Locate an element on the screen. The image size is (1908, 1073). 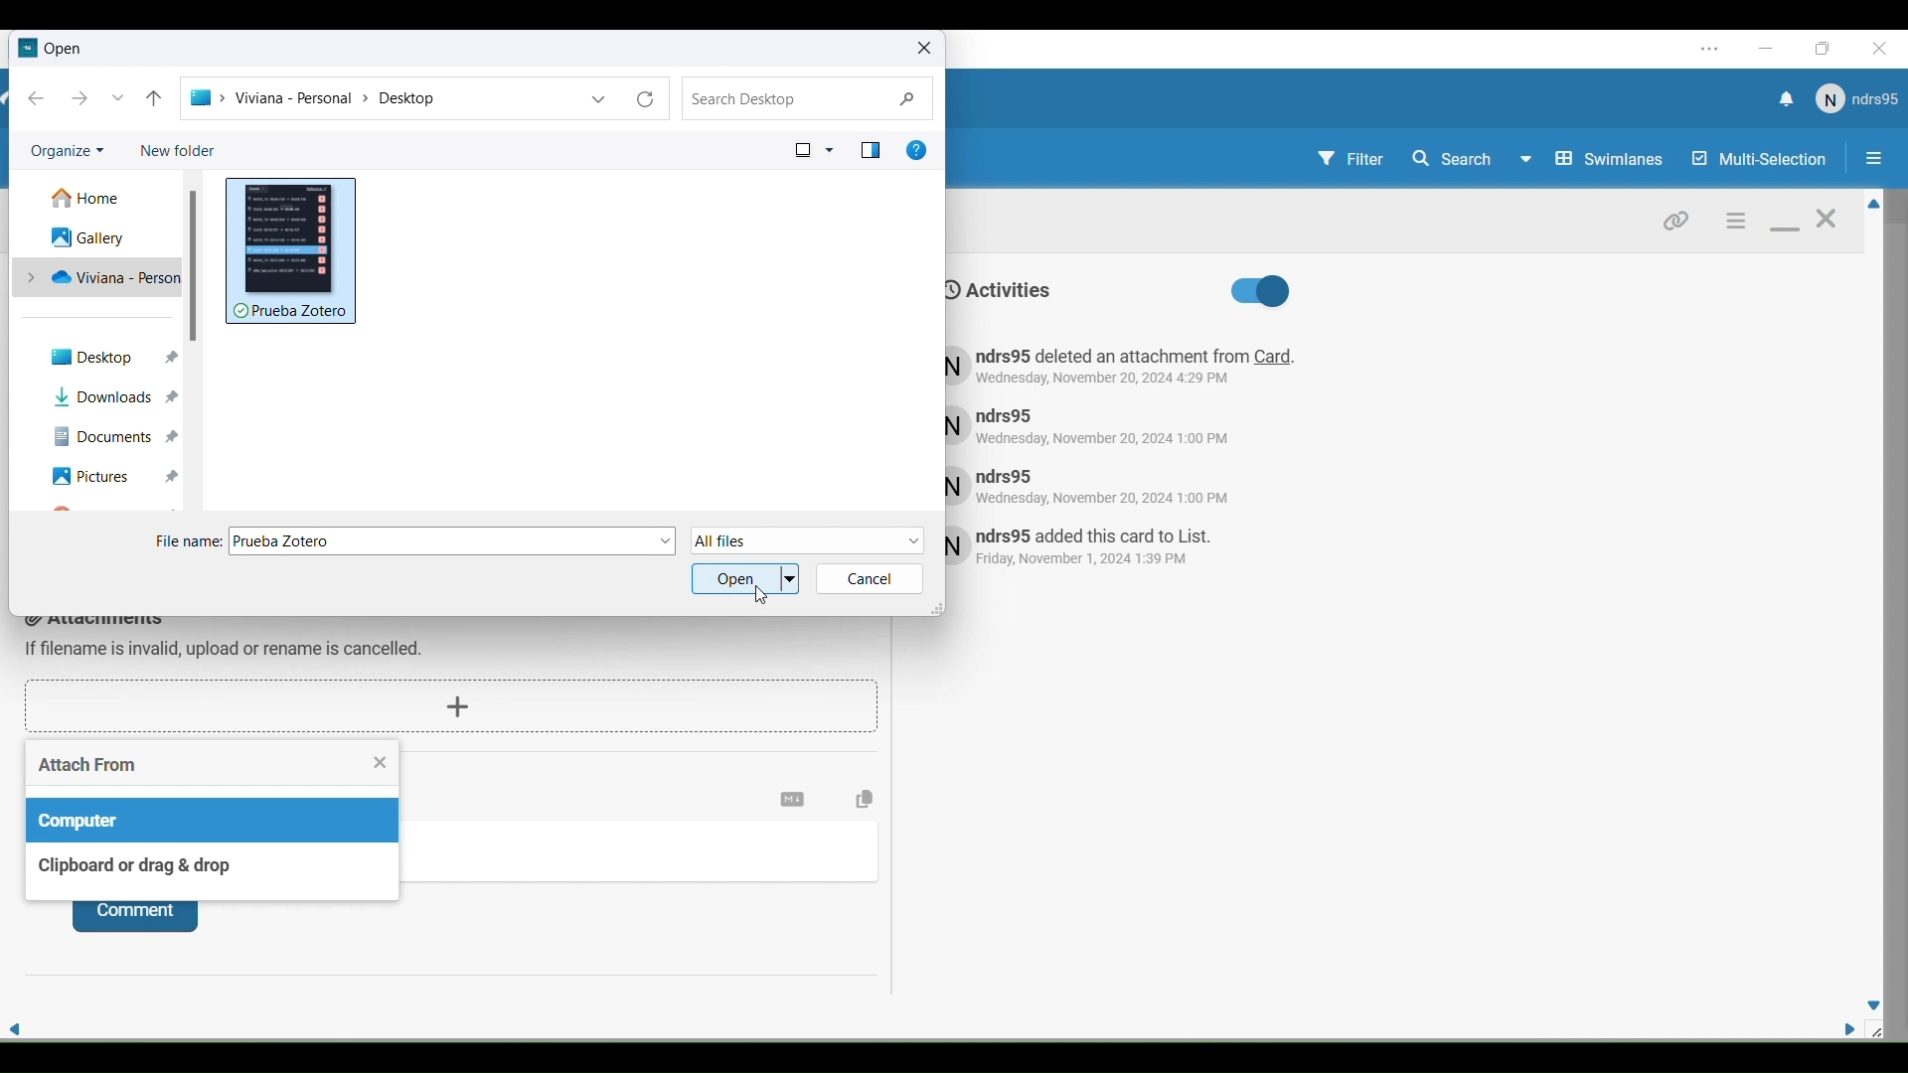
Minimize is located at coordinates (1785, 230).